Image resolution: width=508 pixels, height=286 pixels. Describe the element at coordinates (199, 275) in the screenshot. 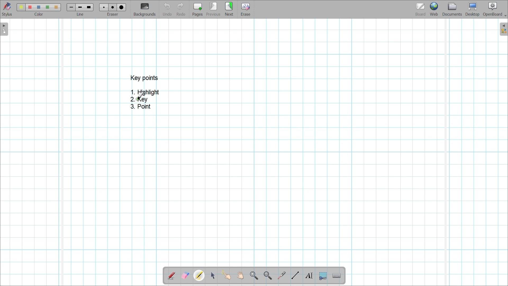

I see `Highlighter` at that location.